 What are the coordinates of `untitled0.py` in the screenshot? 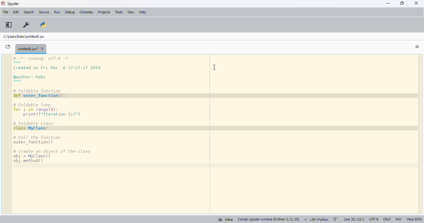 It's located at (24, 36).